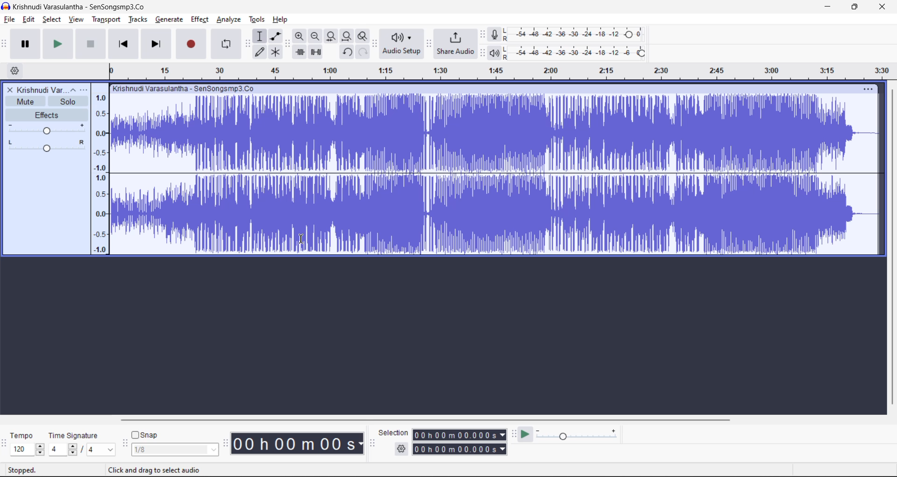  Describe the element at coordinates (192, 43) in the screenshot. I see `record` at that location.